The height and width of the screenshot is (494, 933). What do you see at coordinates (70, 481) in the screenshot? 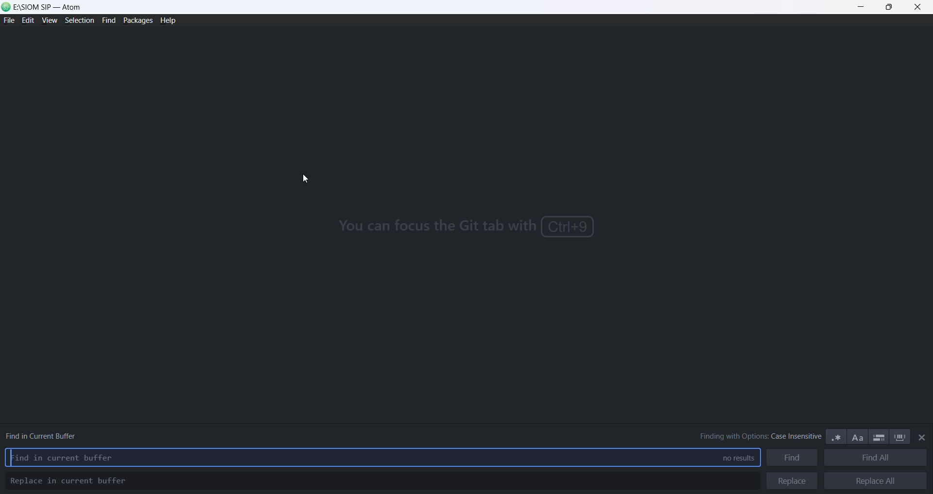
I see `replace in current buffer` at bounding box center [70, 481].